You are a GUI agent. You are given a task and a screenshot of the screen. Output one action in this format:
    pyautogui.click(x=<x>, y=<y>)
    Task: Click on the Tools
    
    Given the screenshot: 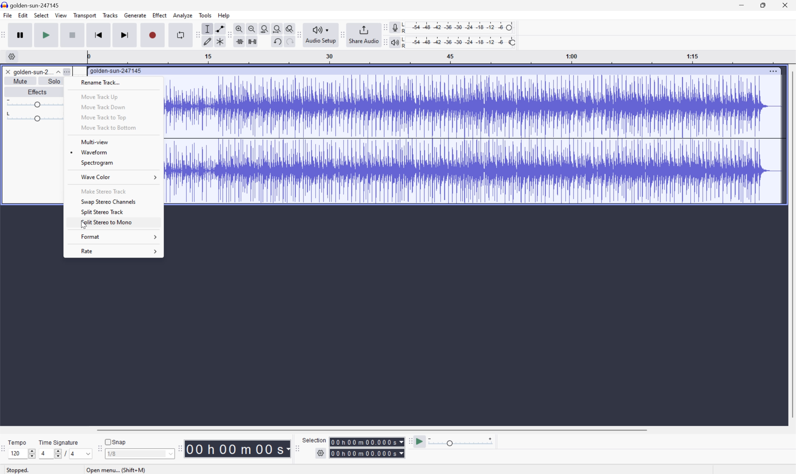 What is the action you would take?
    pyautogui.click(x=206, y=15)
    